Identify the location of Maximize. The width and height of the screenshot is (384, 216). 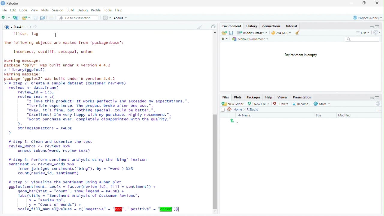
(377, 26).